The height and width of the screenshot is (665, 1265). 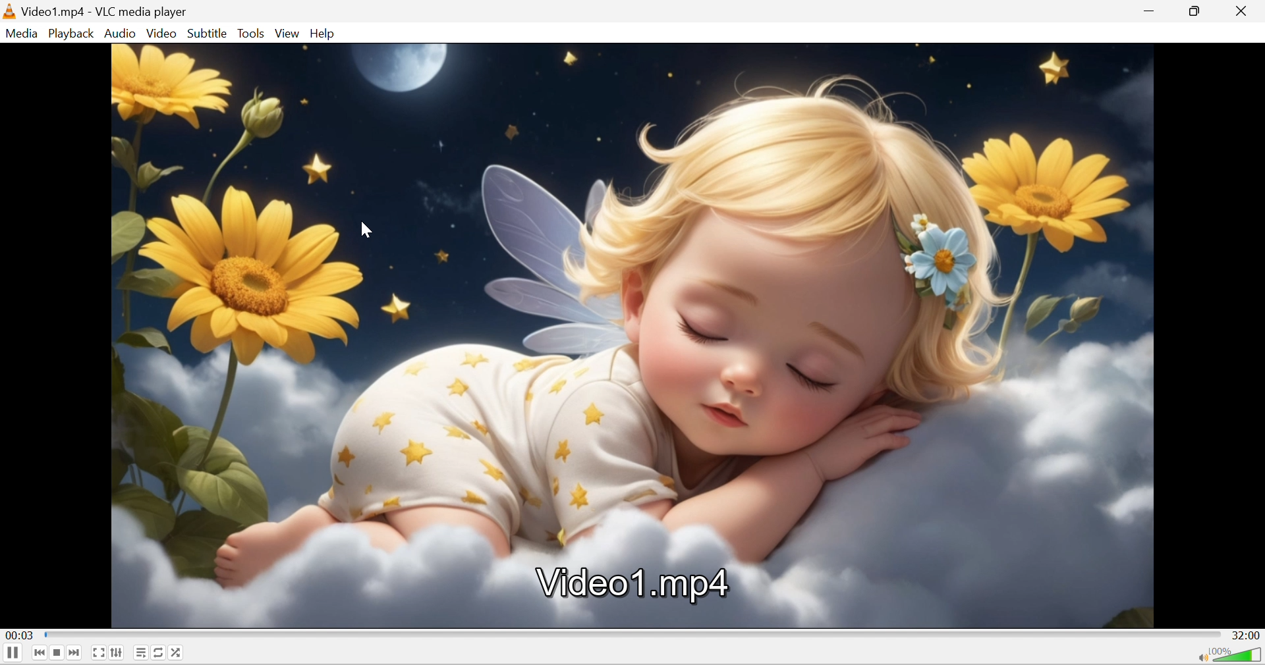 What do you see at coordinates (289, 34) in the screenshot?
I see `View` at bounding box center [289, 34].